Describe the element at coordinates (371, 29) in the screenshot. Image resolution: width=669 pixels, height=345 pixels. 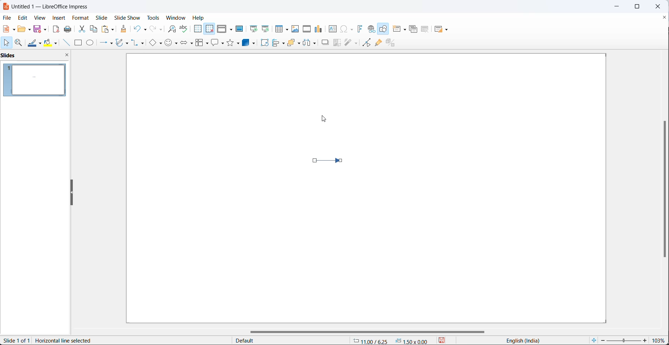
I see `insert hyperlink` at that location.